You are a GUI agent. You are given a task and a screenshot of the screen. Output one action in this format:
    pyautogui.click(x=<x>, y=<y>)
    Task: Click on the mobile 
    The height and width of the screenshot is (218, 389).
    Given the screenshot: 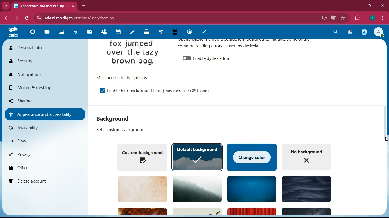 What is the action you would take?
    pyautogui.click(x=44, y=88)
    